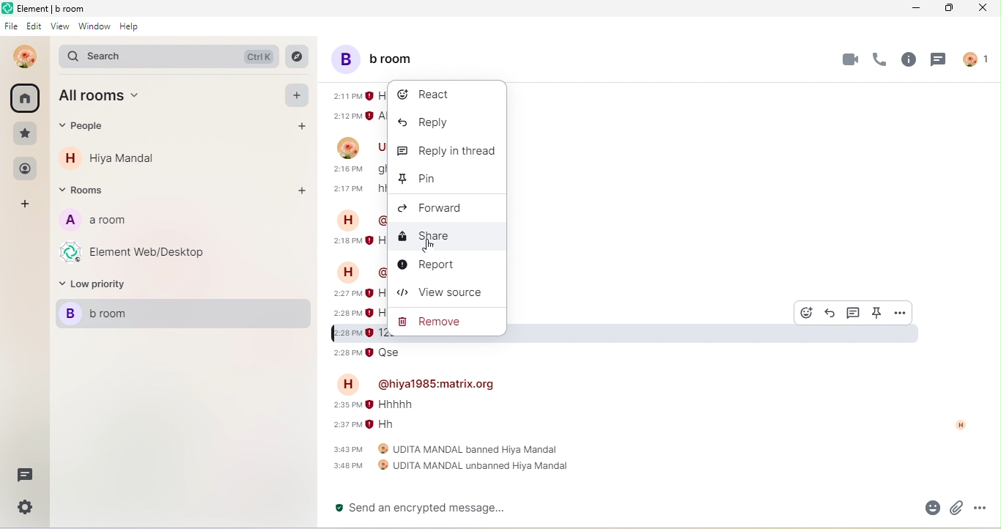 The width and height of the screenshot is (1001, 529). What do you see at coordinates (10, 28) in the screenshot?
I see `file` at bounding box center [10, 28].